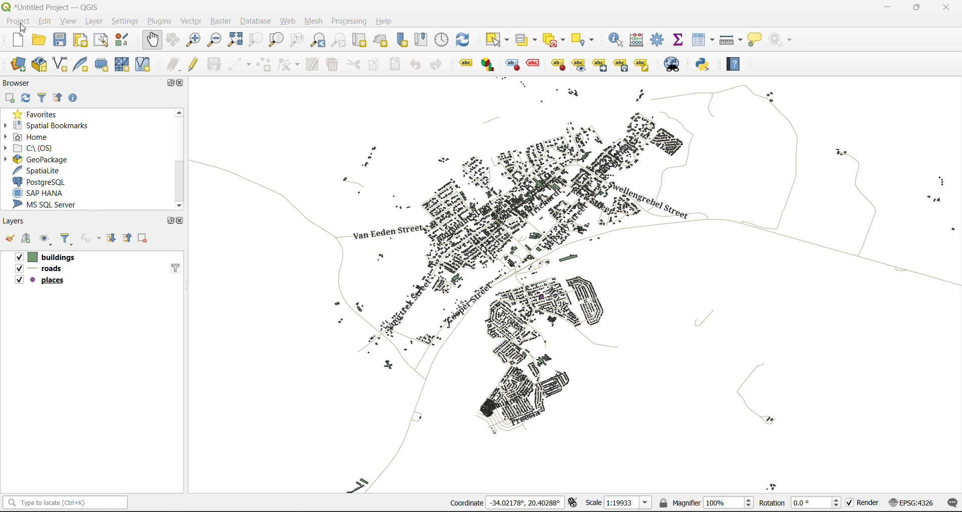 Image resolution: width=962 pixels, height=512 pixels. I want to click on select, so click(499, 40).